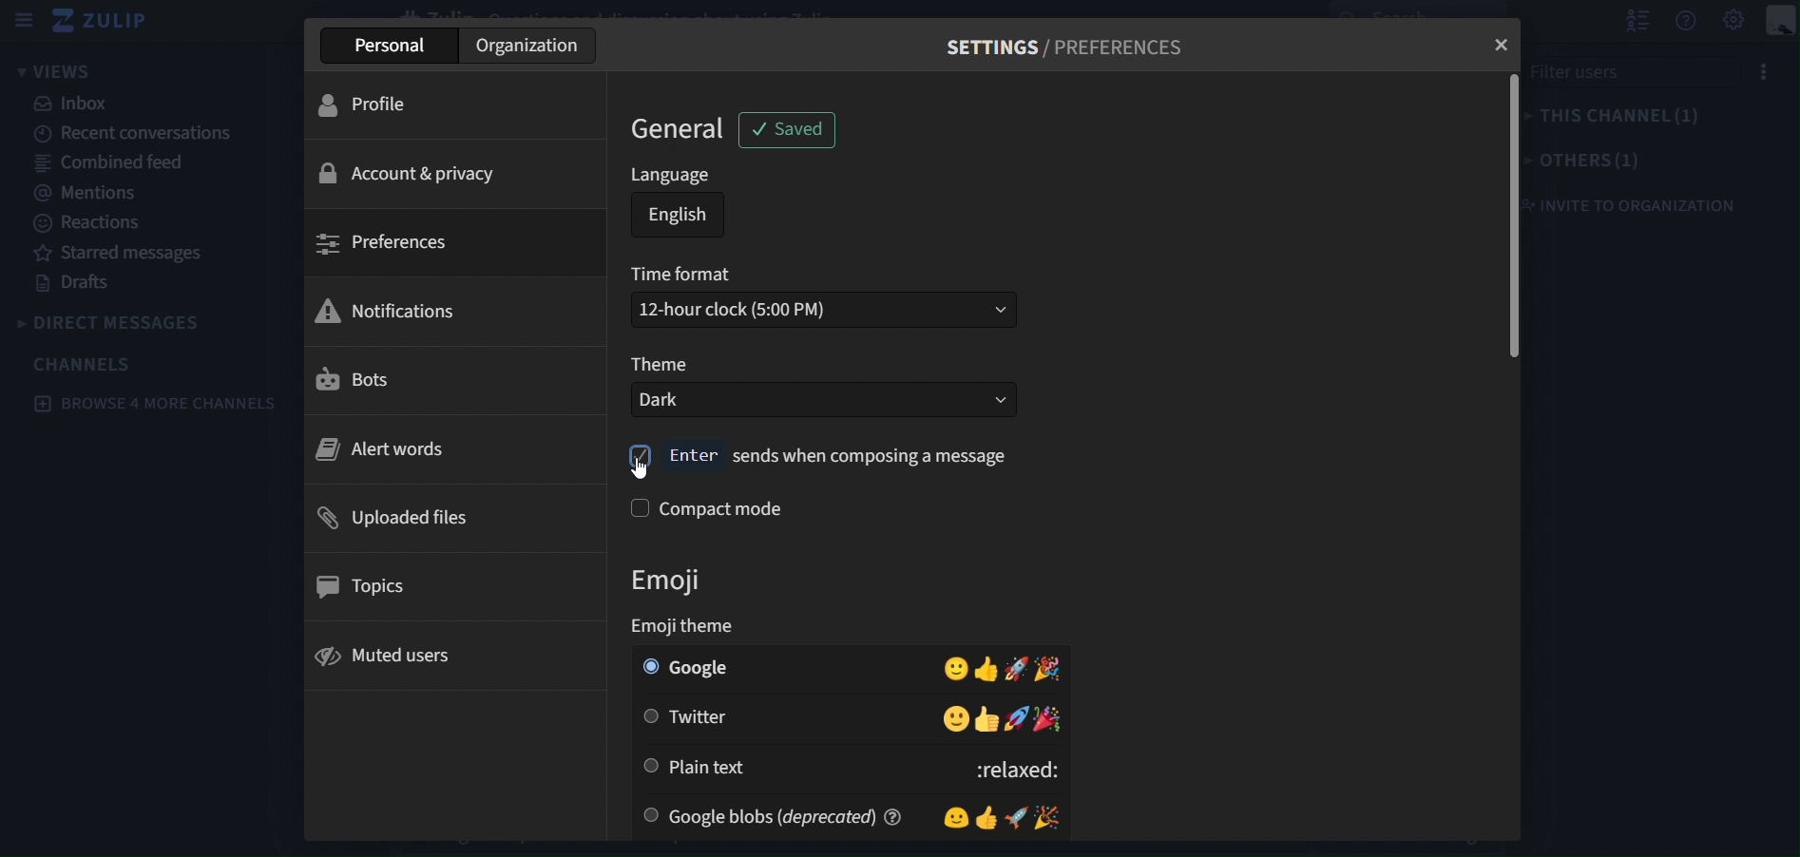 This screenshot has width=1800, height=857. Describe the element at coordinates (1586, 160) in the screenshot. I see `others(1)` at that location.